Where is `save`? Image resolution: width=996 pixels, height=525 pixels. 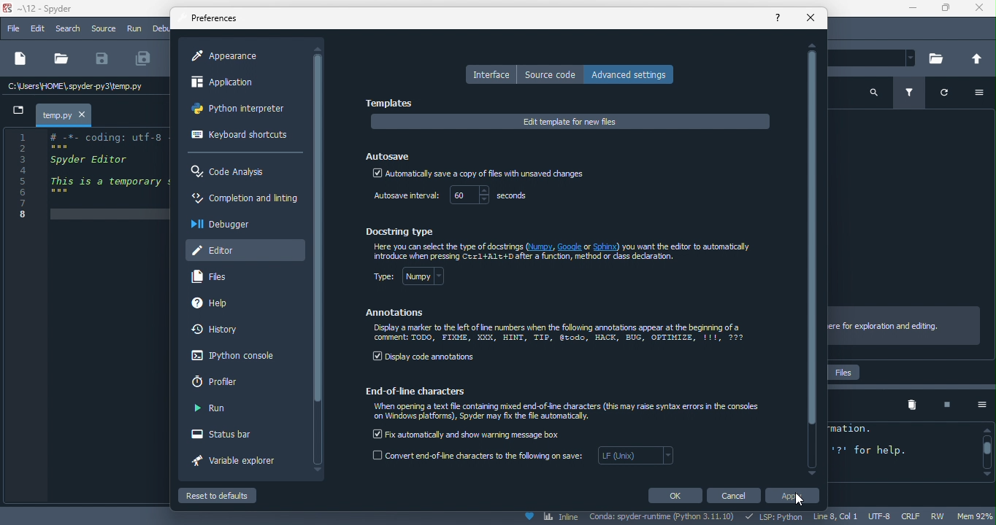
save is located at coordinates (102, 59).